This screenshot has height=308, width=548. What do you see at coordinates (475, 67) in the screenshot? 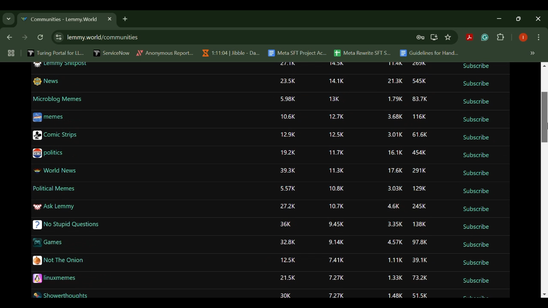
I see `Subscribe` at bounding box center [475, 67].